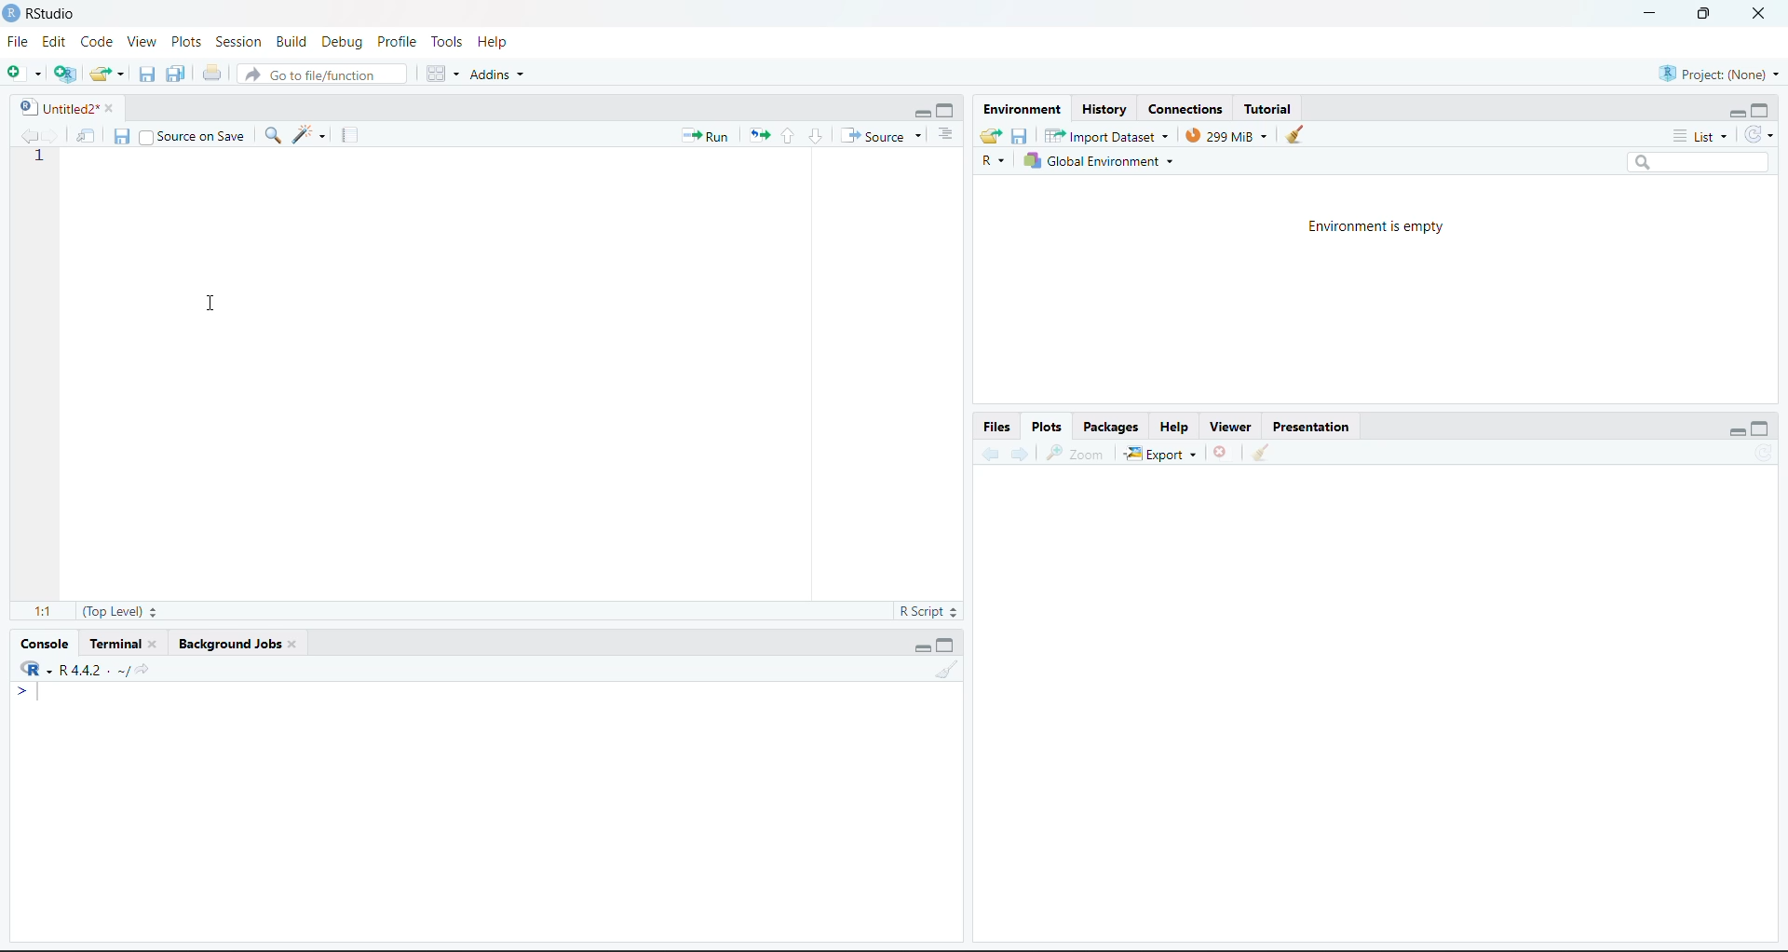  What do you see at coordinates (41, 691) in the screenshot?
I see `text cursor` at bounding box center [41, 691].